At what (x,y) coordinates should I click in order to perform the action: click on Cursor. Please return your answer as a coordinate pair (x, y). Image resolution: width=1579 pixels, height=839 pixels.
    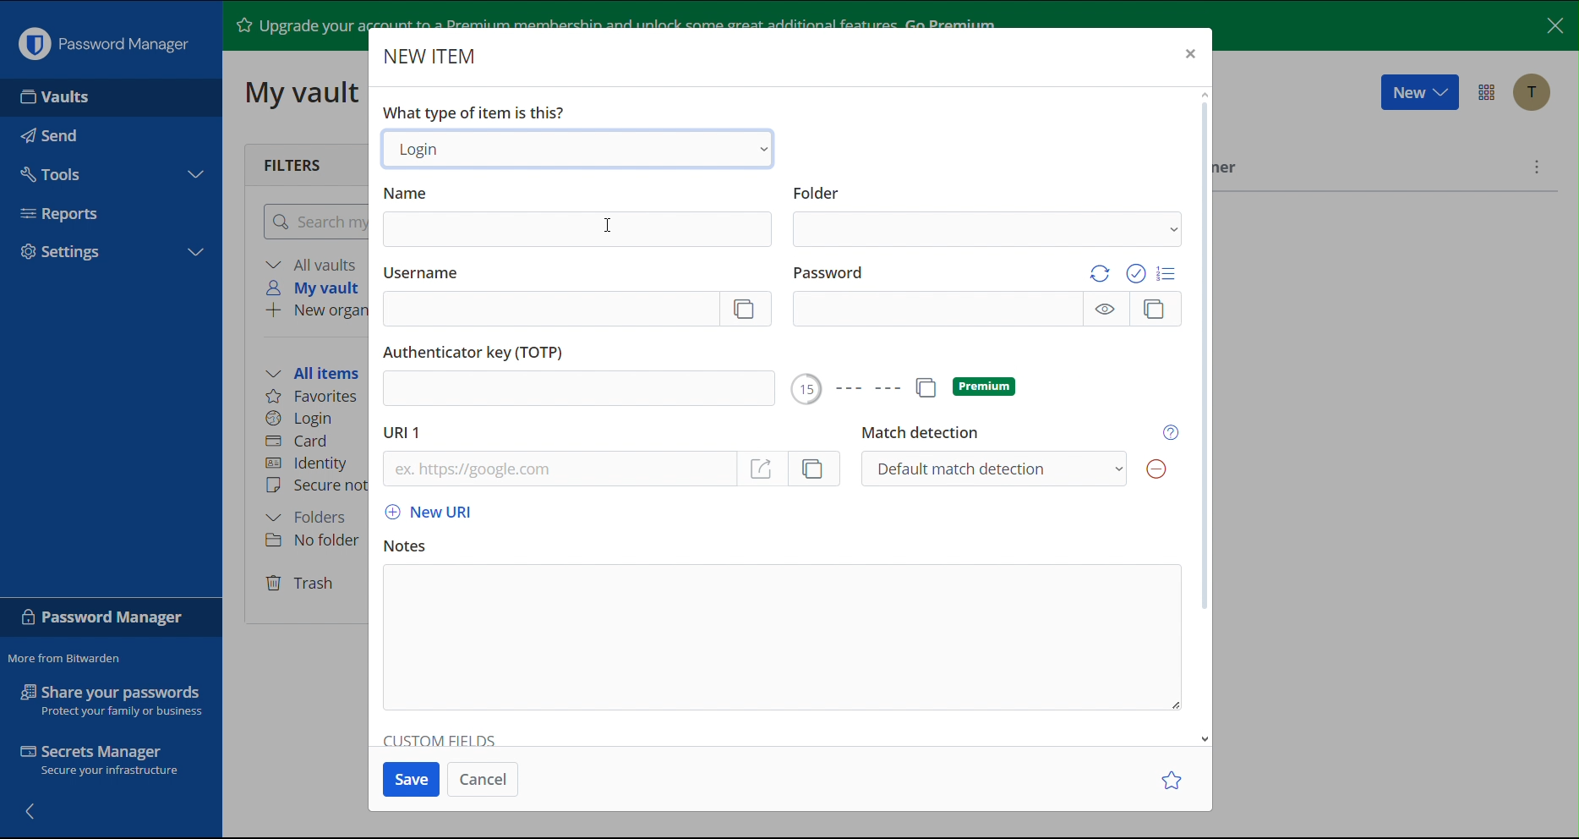
    Looking at the image, I should click on (610, 229).